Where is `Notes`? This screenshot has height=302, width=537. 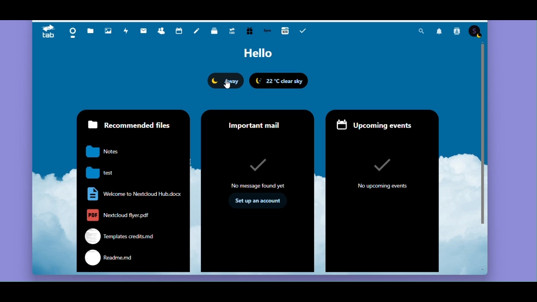 Notes is located at coordinates (197, 32).